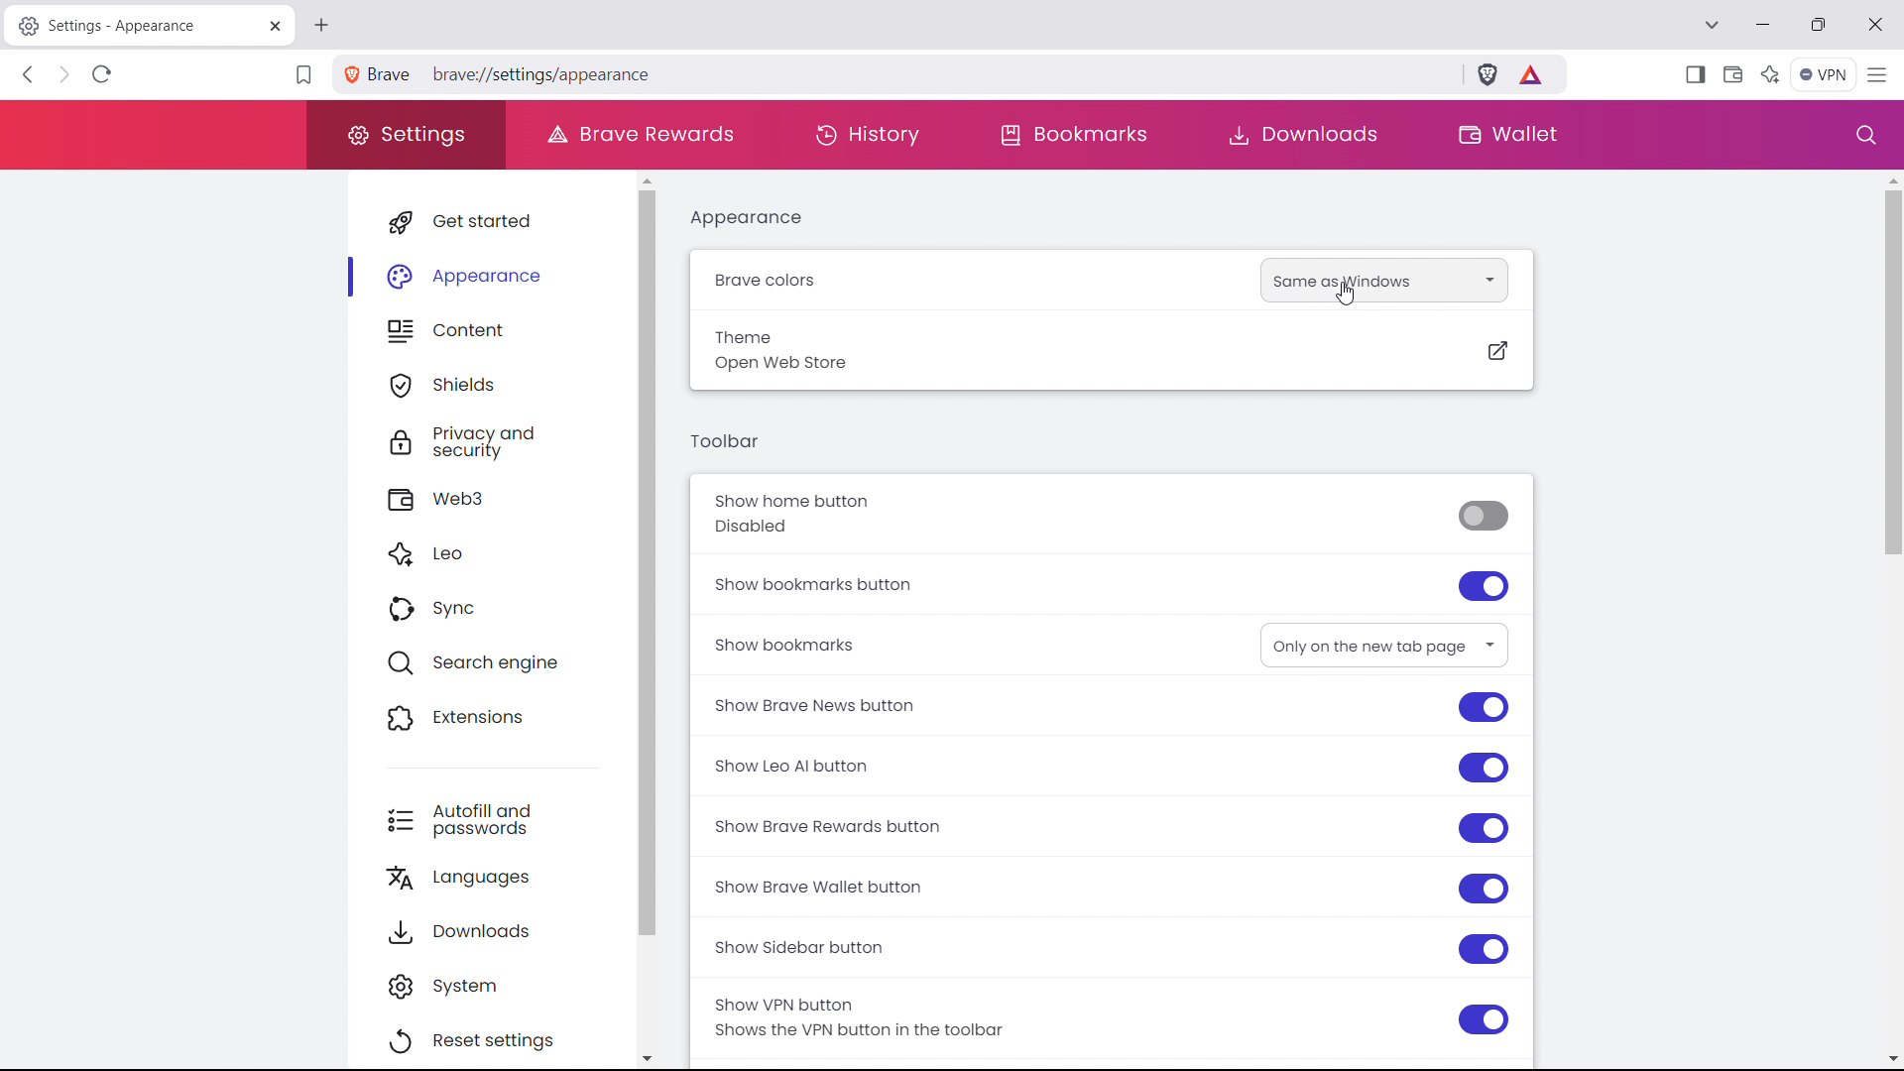 The width and height of the screenshot is (1904, 1071). I want to click on show brave news button, so click(1110, 708).